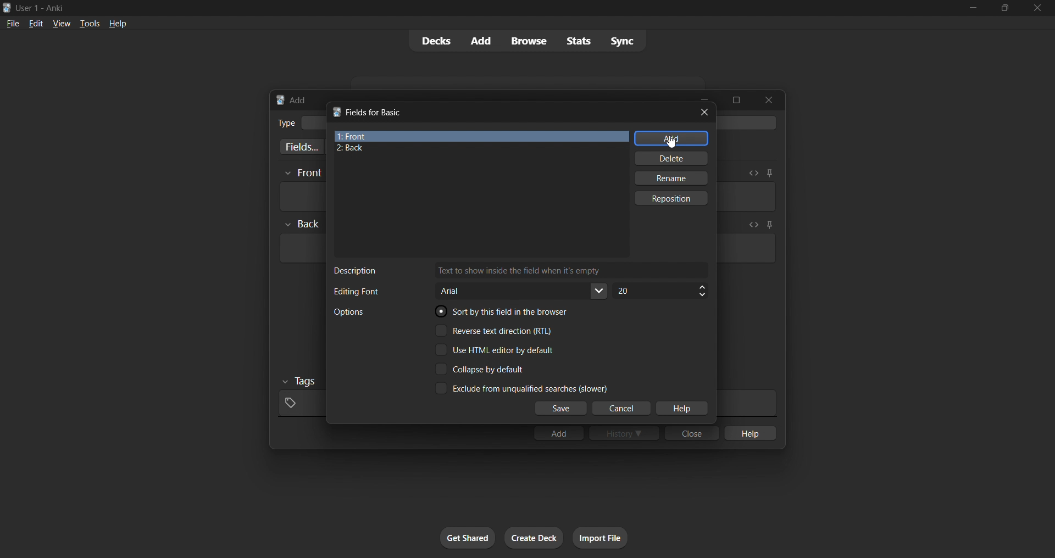  Describe the element at coordinates (746, 197) in the screenshot. I see `Card front input` at that location.